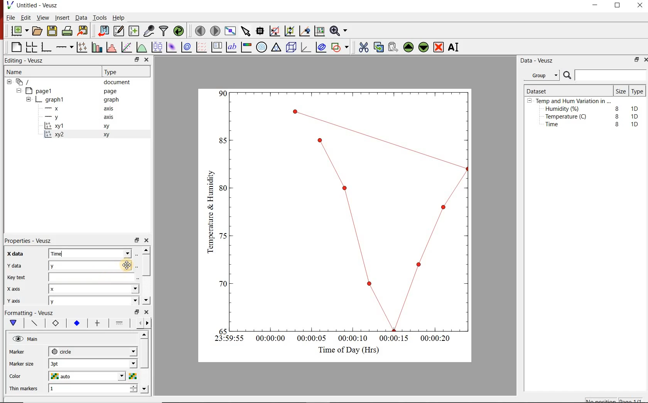 The height and width of the screenshot is (403, 648). I want to click on xy, so click(108, 127).